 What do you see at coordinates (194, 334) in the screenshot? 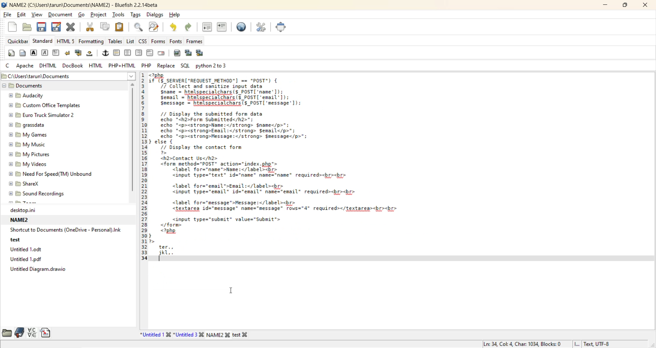
I see `file names` at bounding box center [194, 334].